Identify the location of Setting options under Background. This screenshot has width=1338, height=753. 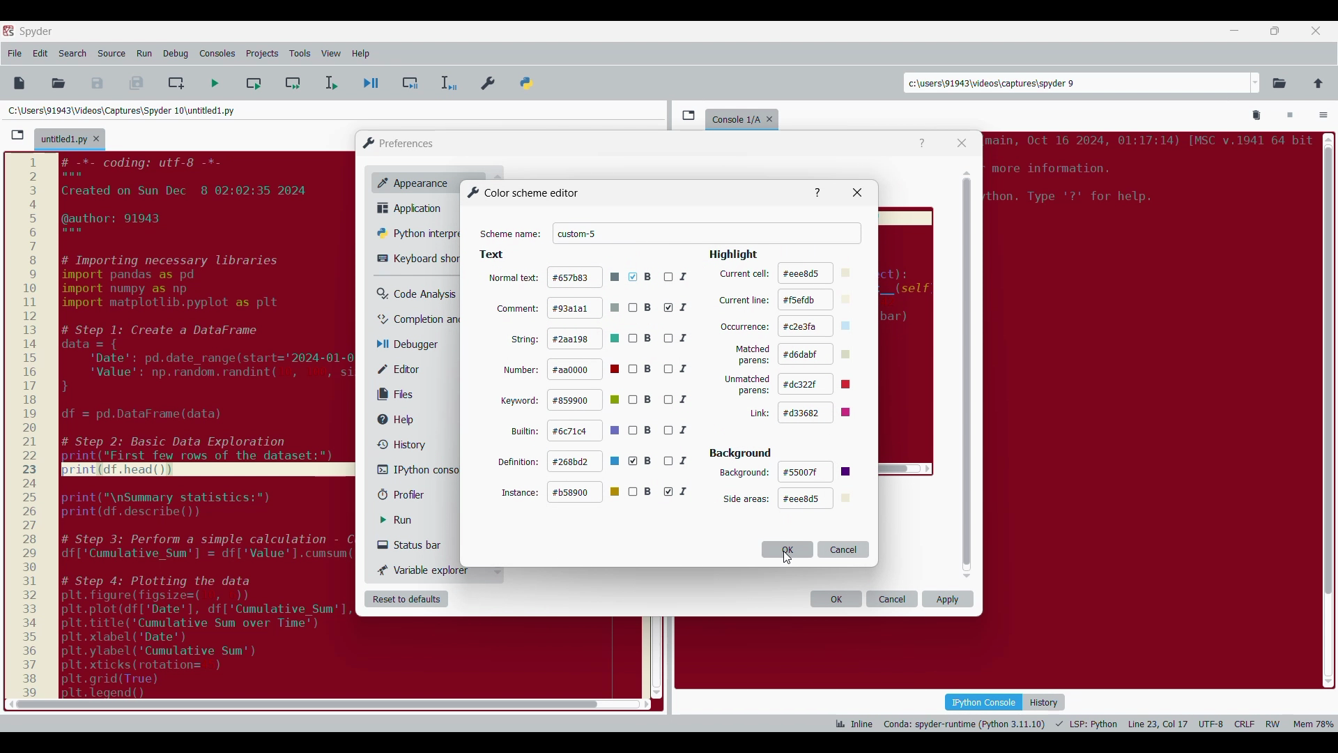
(744, 499).